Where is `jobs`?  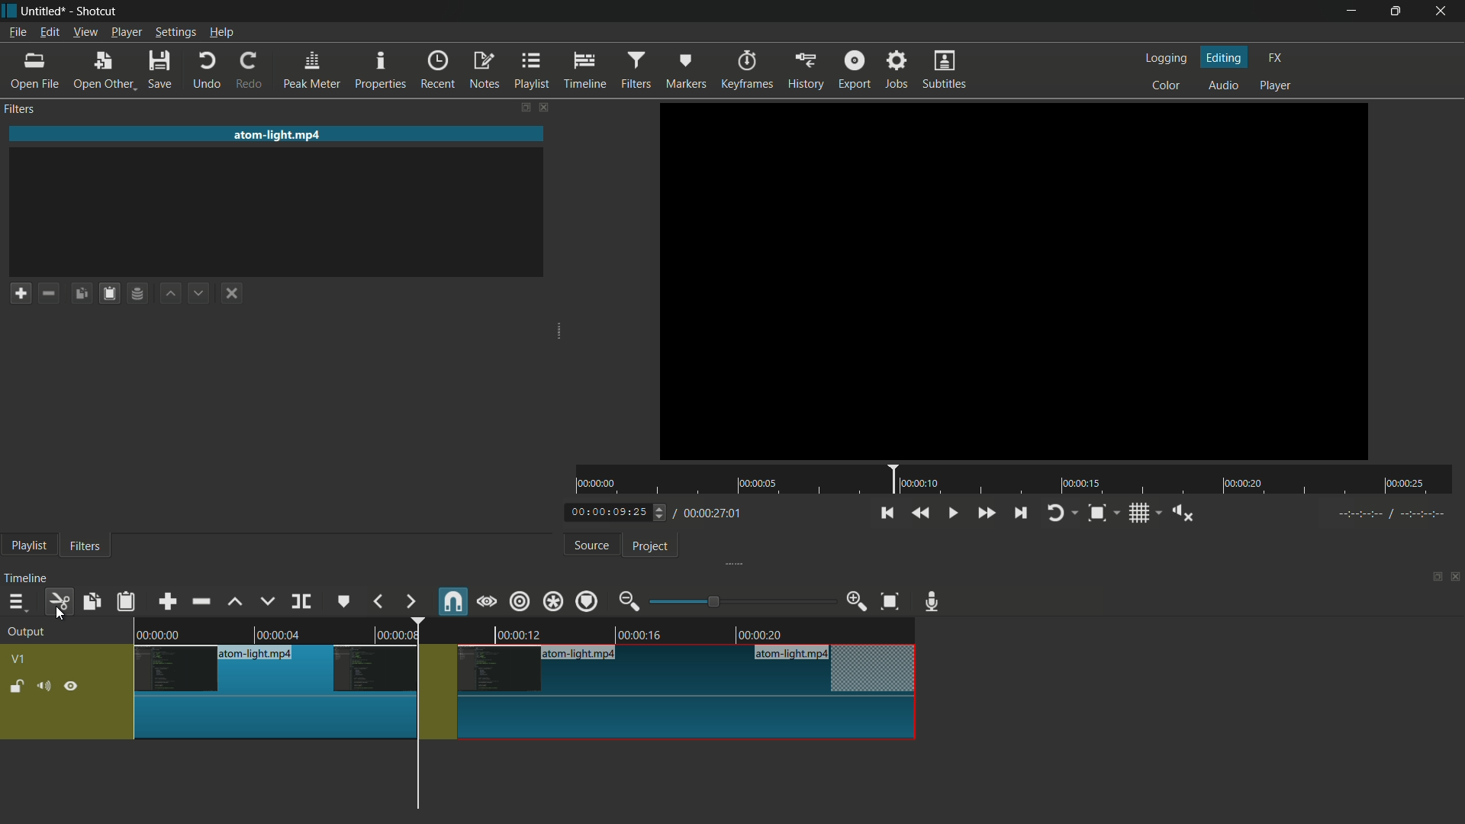 jobs is located at coordinates (898, 68).